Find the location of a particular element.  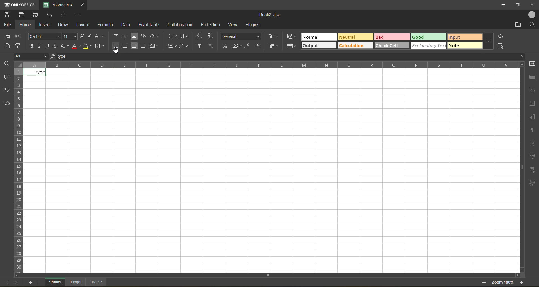

save is located at coordinates (6, 15).